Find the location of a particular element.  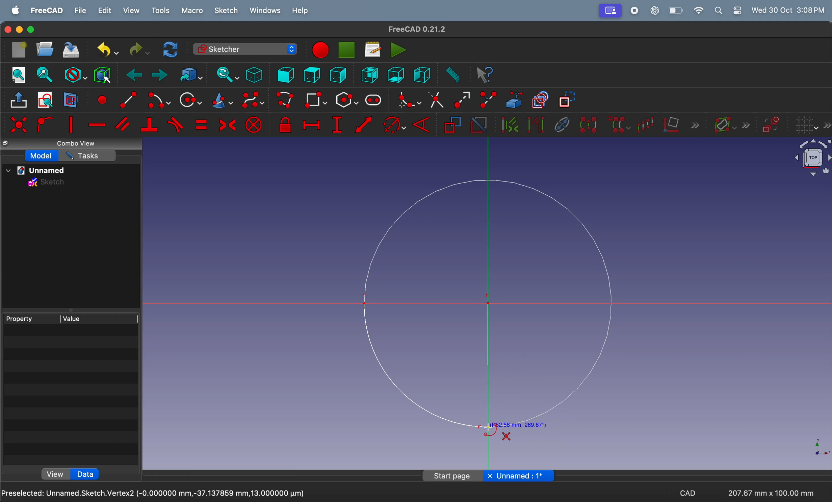

top view is located at coordinates (312, 74).